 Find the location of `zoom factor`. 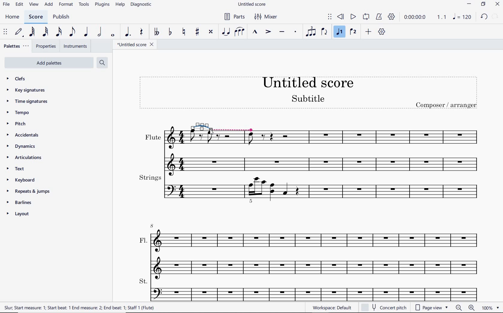

zoom factor is located at coordinates (490, 308).